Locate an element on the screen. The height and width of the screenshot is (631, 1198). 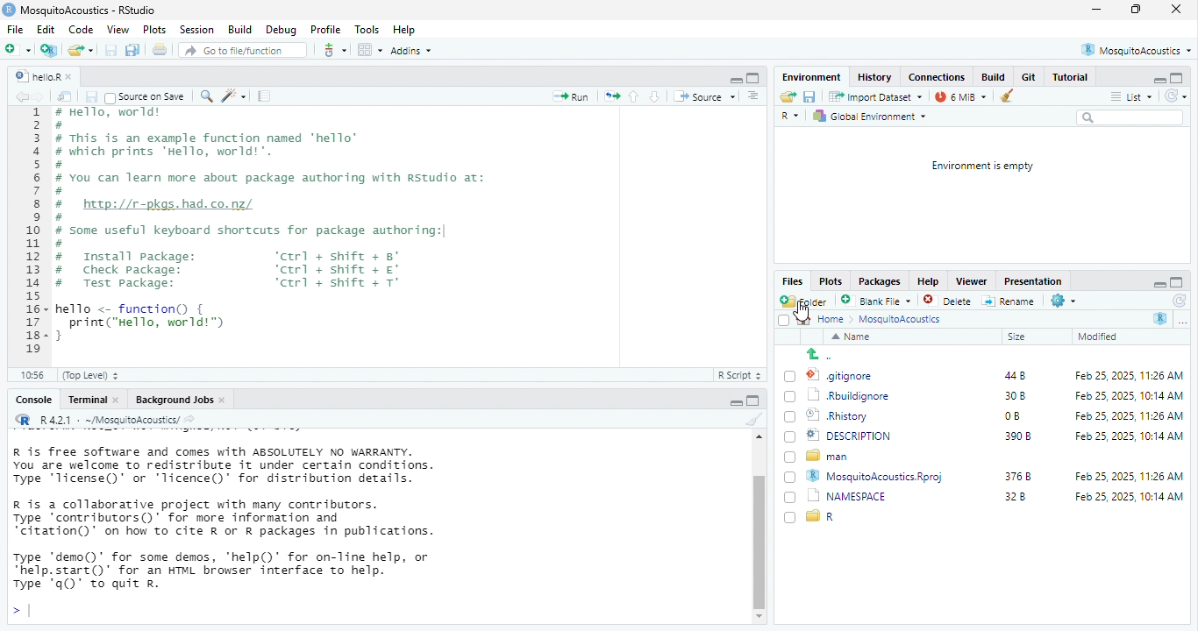
new file is located at coordinates (20, 49).